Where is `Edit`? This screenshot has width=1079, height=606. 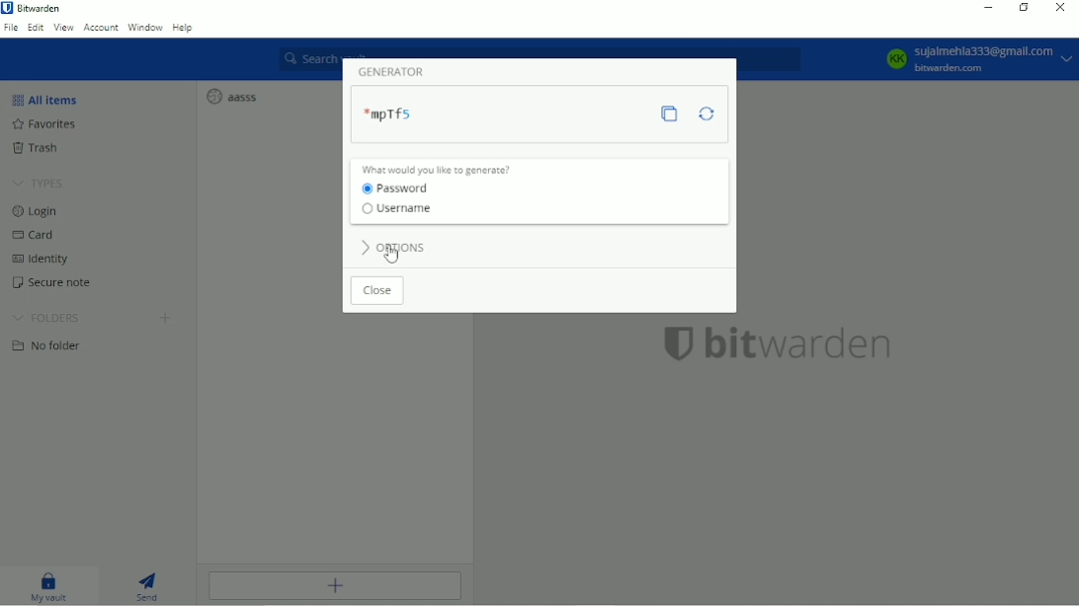
Edit is located at coordinates (36, 27).